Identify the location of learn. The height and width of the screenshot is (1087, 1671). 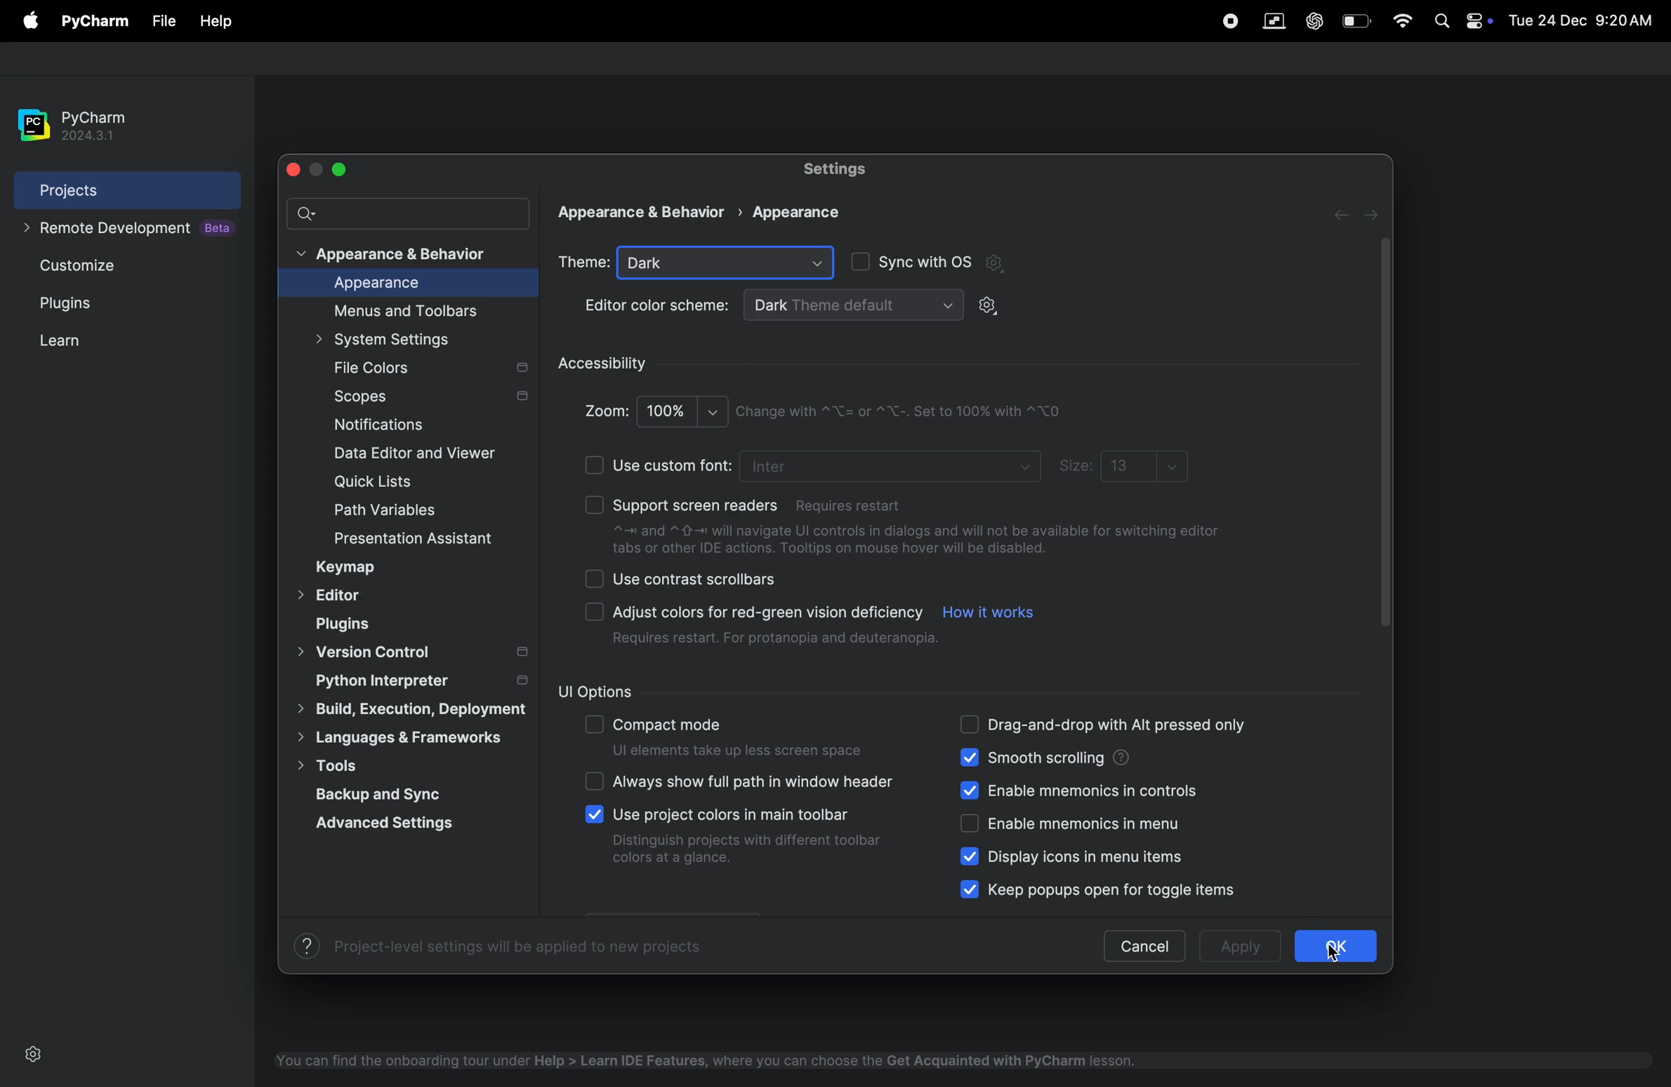
(83, 340).